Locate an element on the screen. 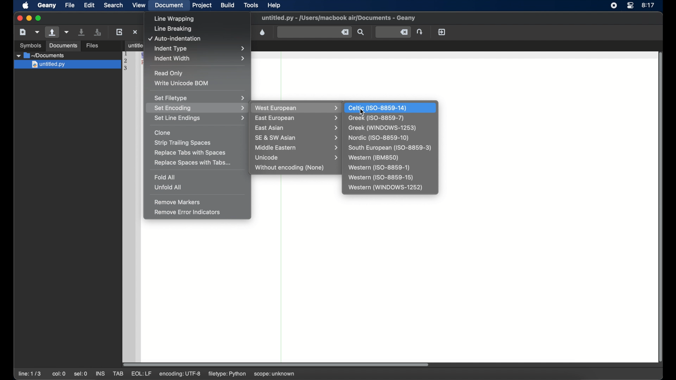  celtic is located at coordinates (378, 108).